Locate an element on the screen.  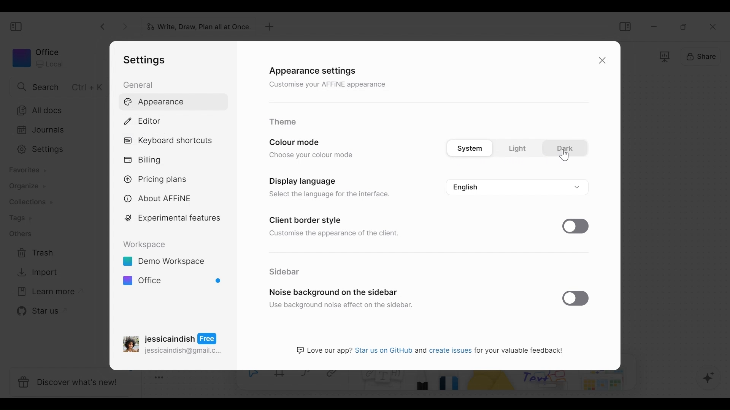
Sidebar is located at coordinates (286, 271).